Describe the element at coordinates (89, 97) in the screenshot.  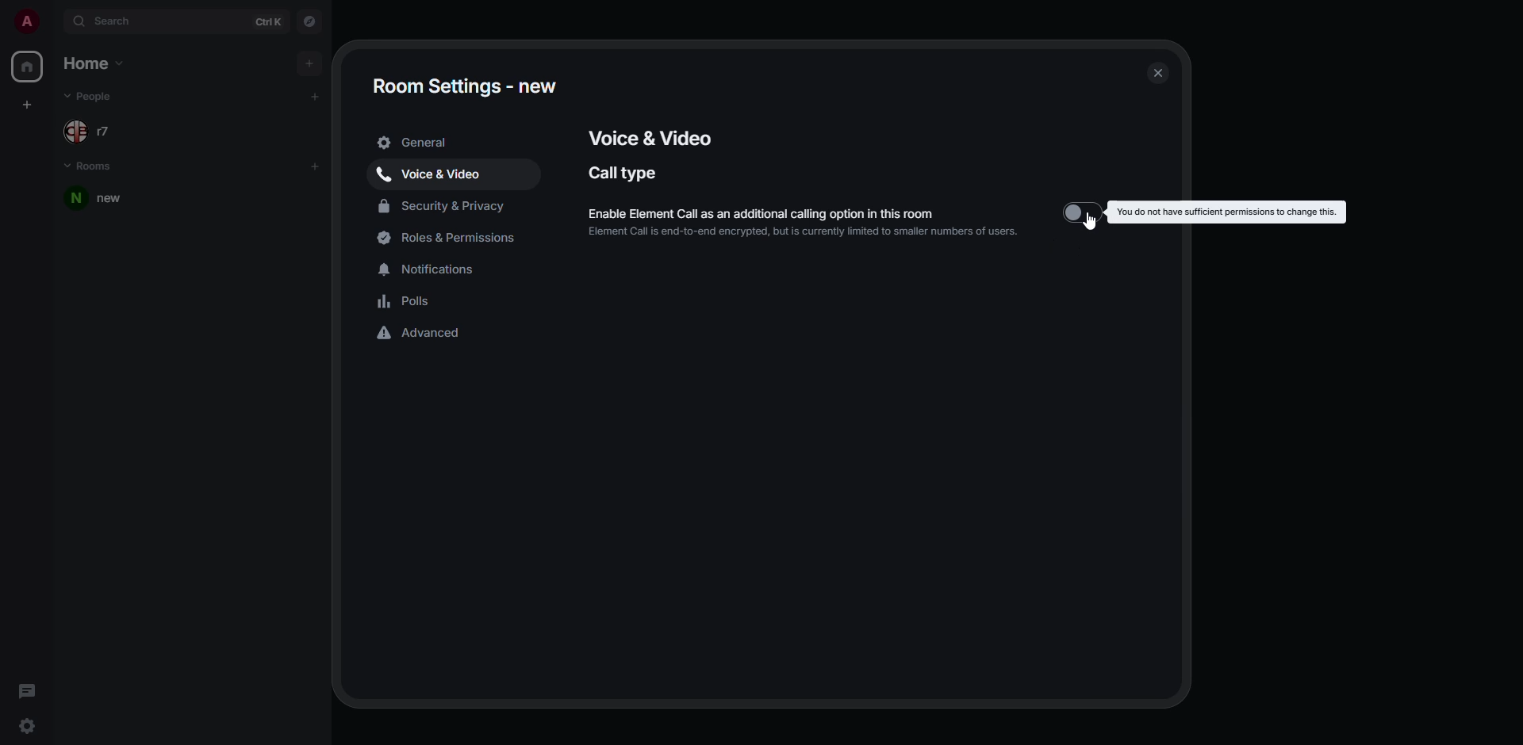
I see `people` at that location.